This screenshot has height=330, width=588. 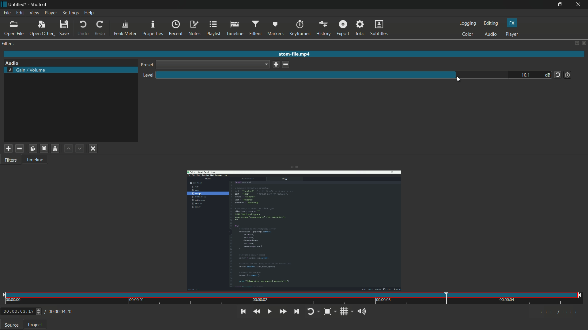 What do you see at coordinates (7, 13) in the screenshot?
I see `file menu` at bounding box center [7, 13].